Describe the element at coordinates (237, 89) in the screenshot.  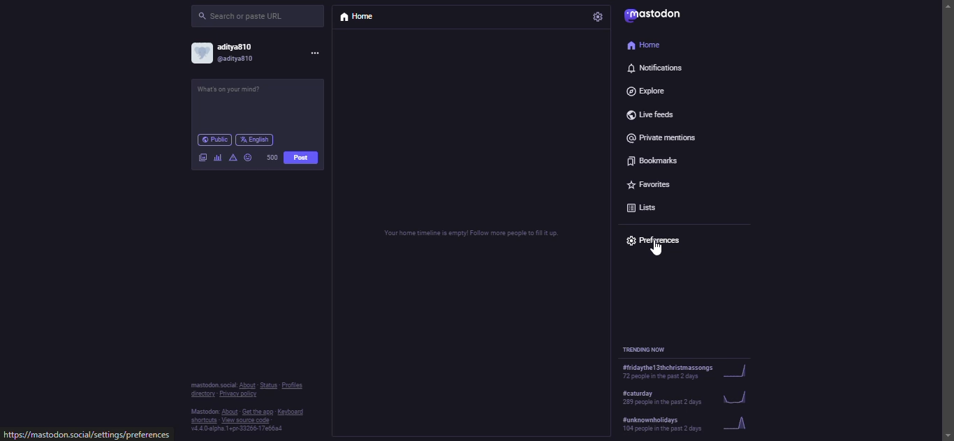
I see `post` at that location.